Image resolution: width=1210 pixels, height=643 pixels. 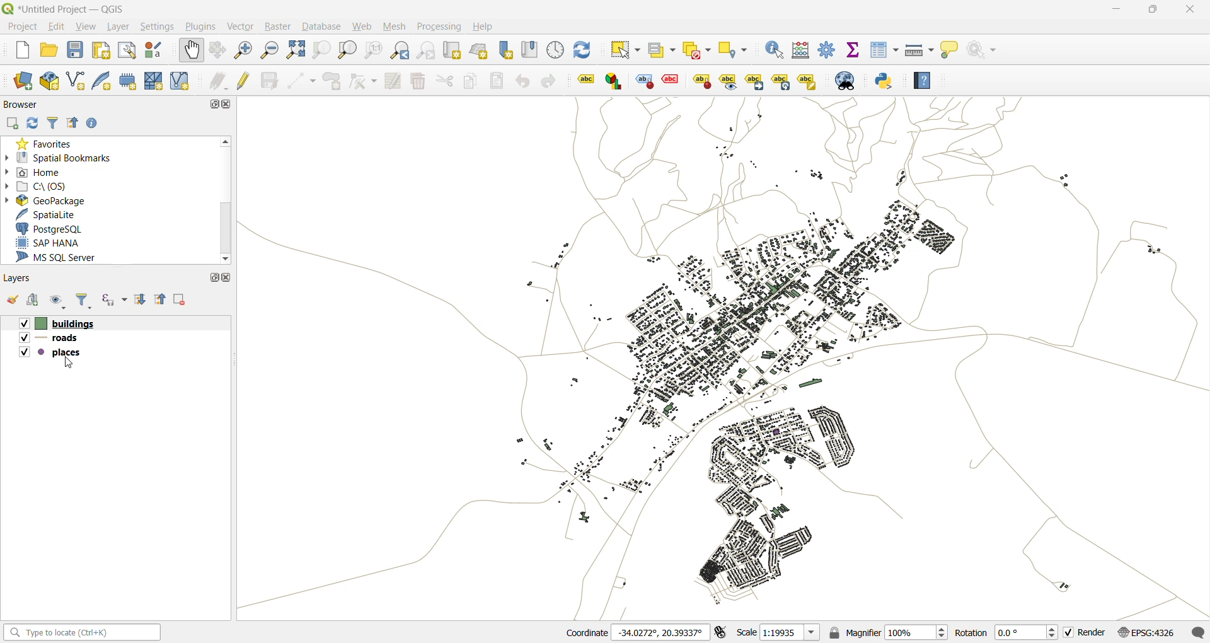 I want to click on web, so click(x=362, y=27).